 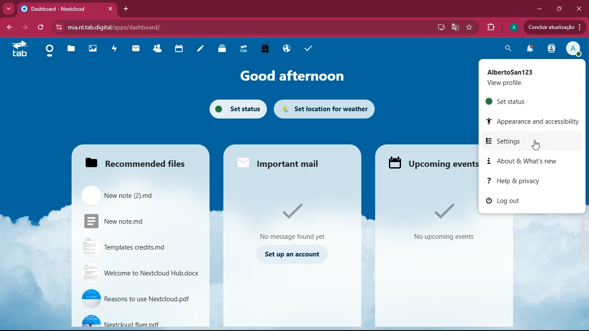 I want to click on home, so click(x=50, y=52).